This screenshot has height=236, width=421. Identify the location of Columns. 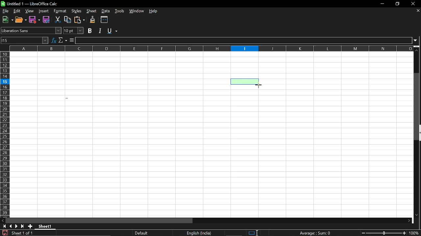
(211, 49).